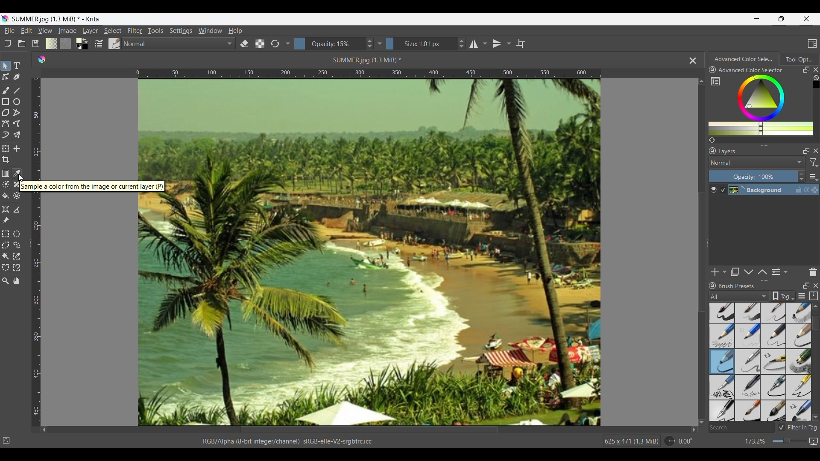 Image resolution: width=820 pixels, height=461 pixels. I want to click on Opacity: 15%, so click(329, 44).